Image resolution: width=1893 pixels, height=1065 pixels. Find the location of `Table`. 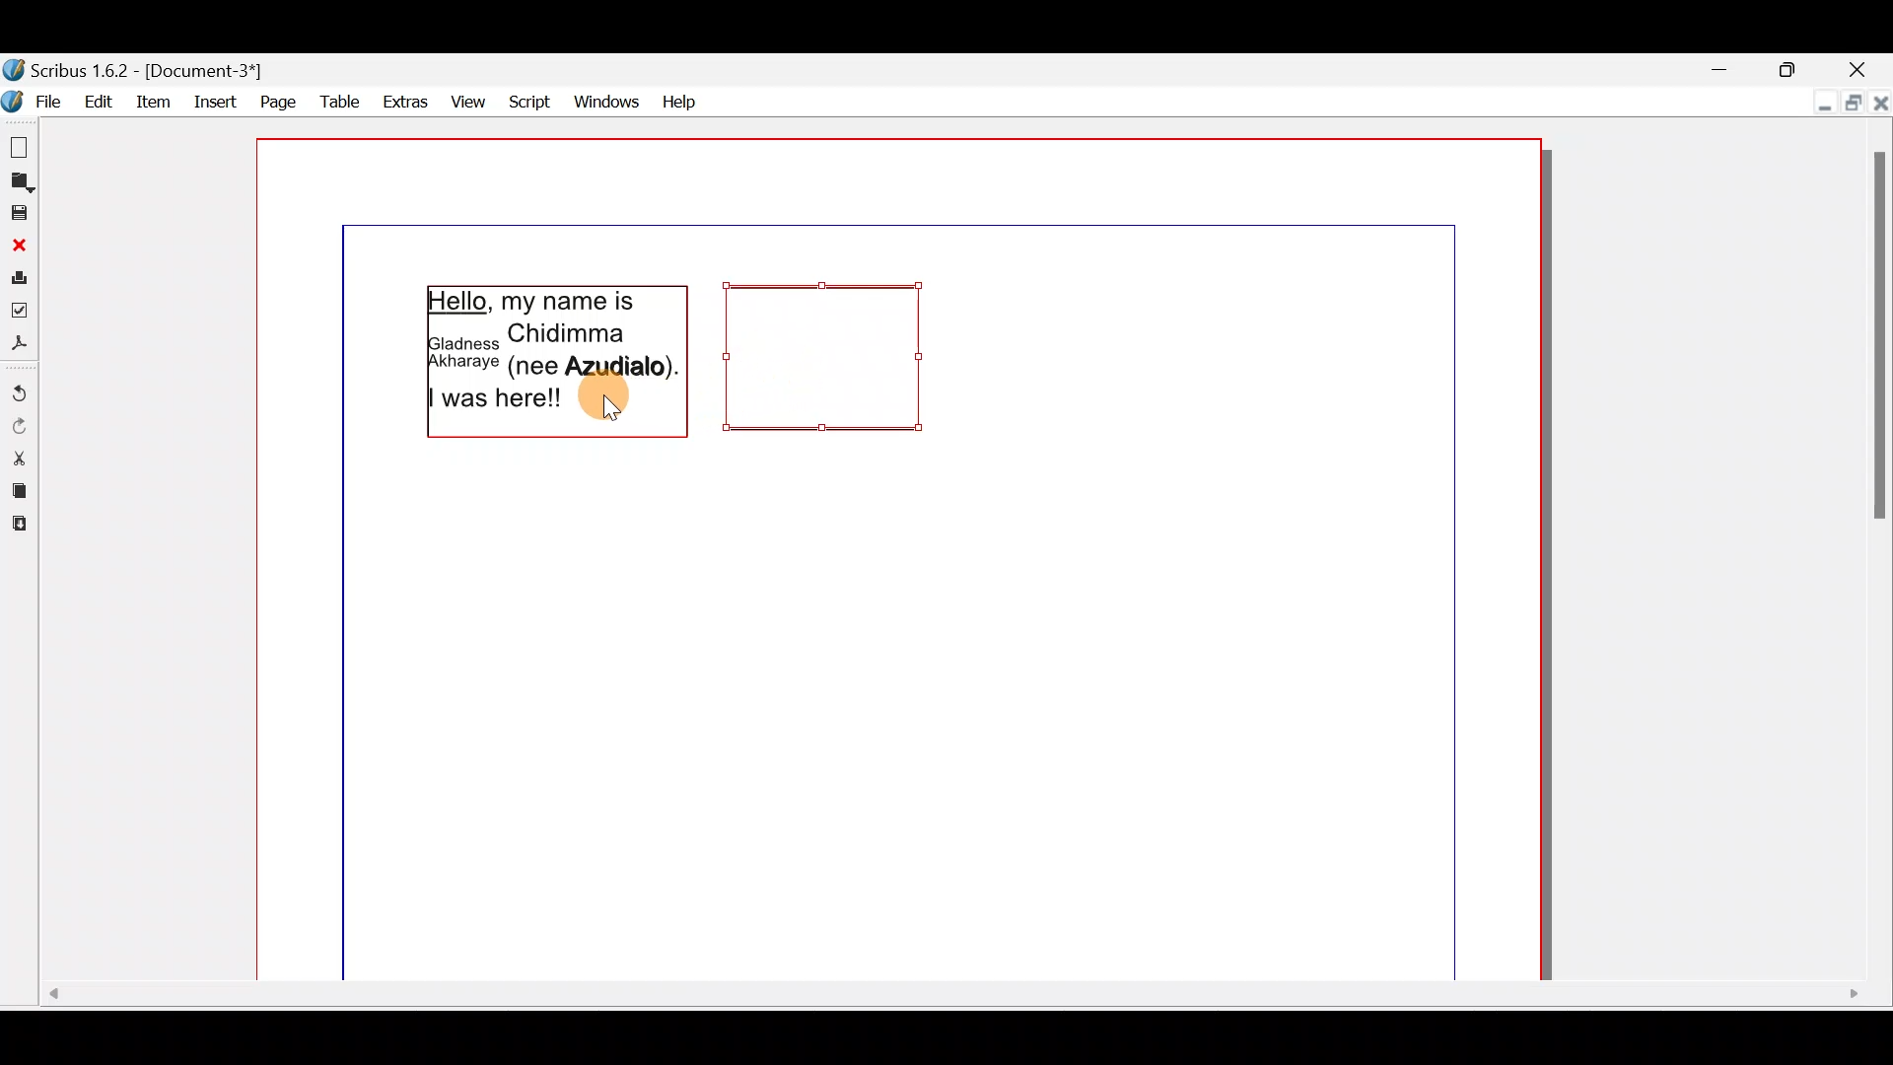

Table is located at coordinates (333, 102).